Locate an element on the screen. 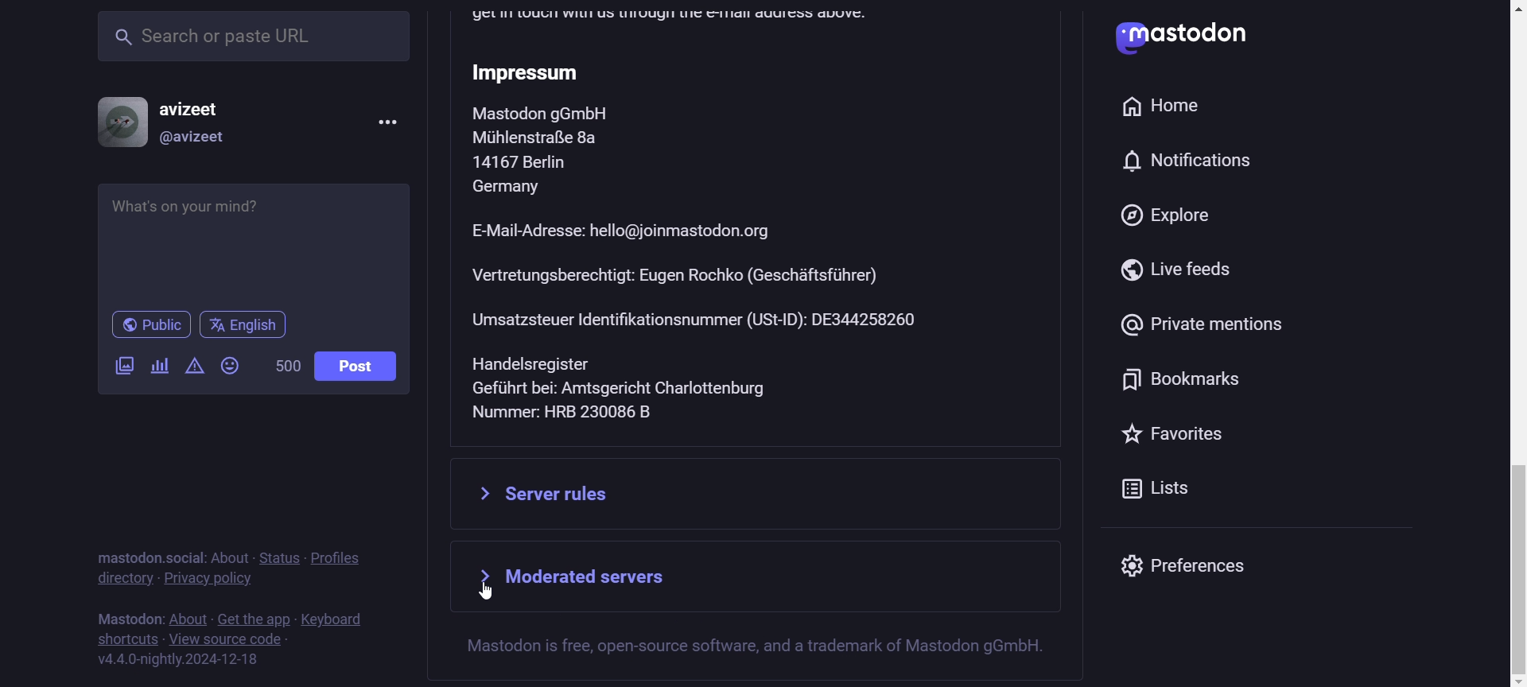 This screenshot has width=1527, height=687. post is located at coordinates (355, 367).